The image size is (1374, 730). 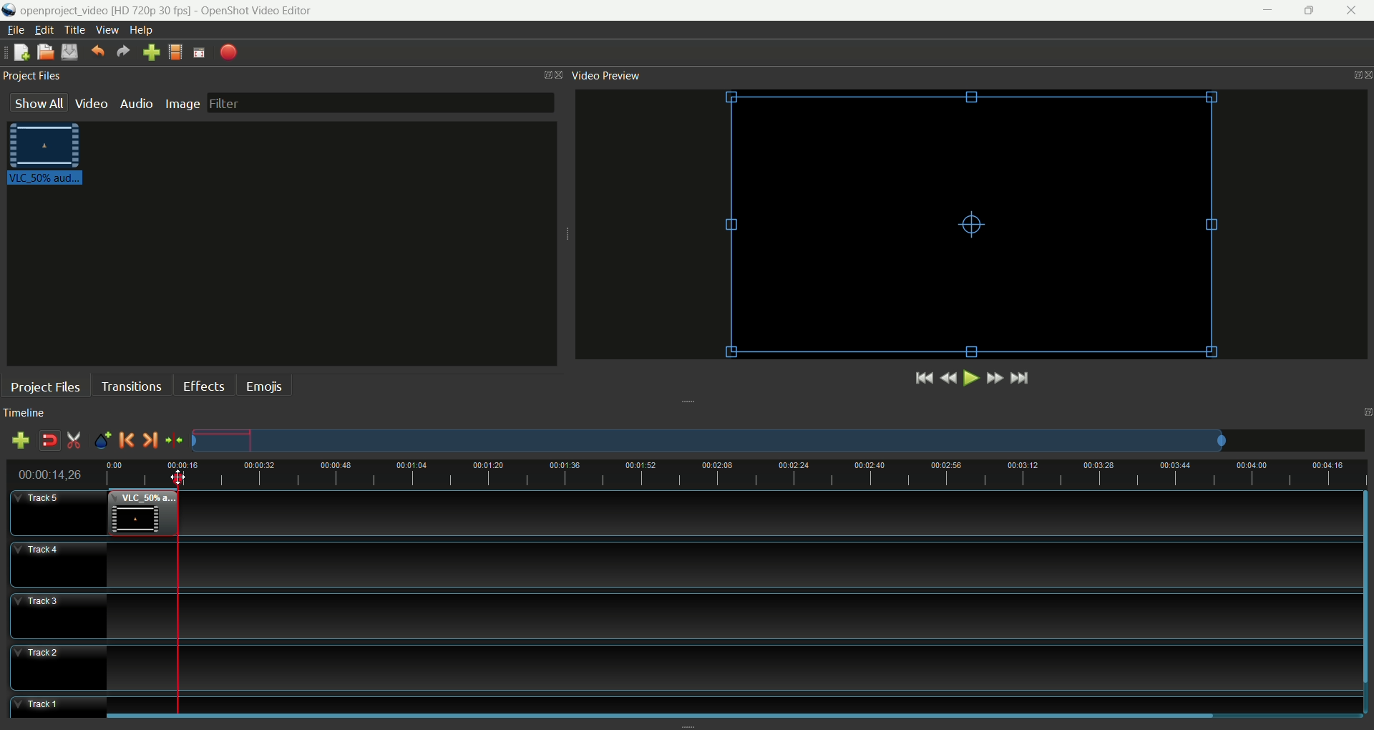 I want to click on maximize, so click(x=1312, y=10).